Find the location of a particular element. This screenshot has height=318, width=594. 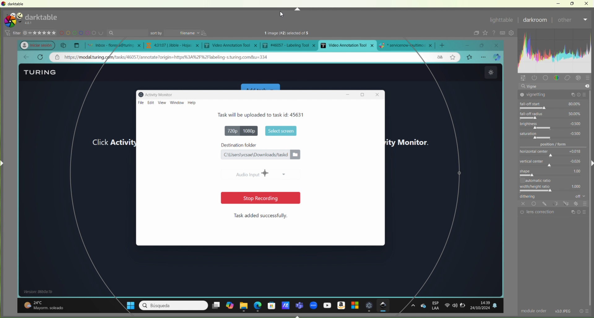

fall-off start  is located at coordinates (553, 106).